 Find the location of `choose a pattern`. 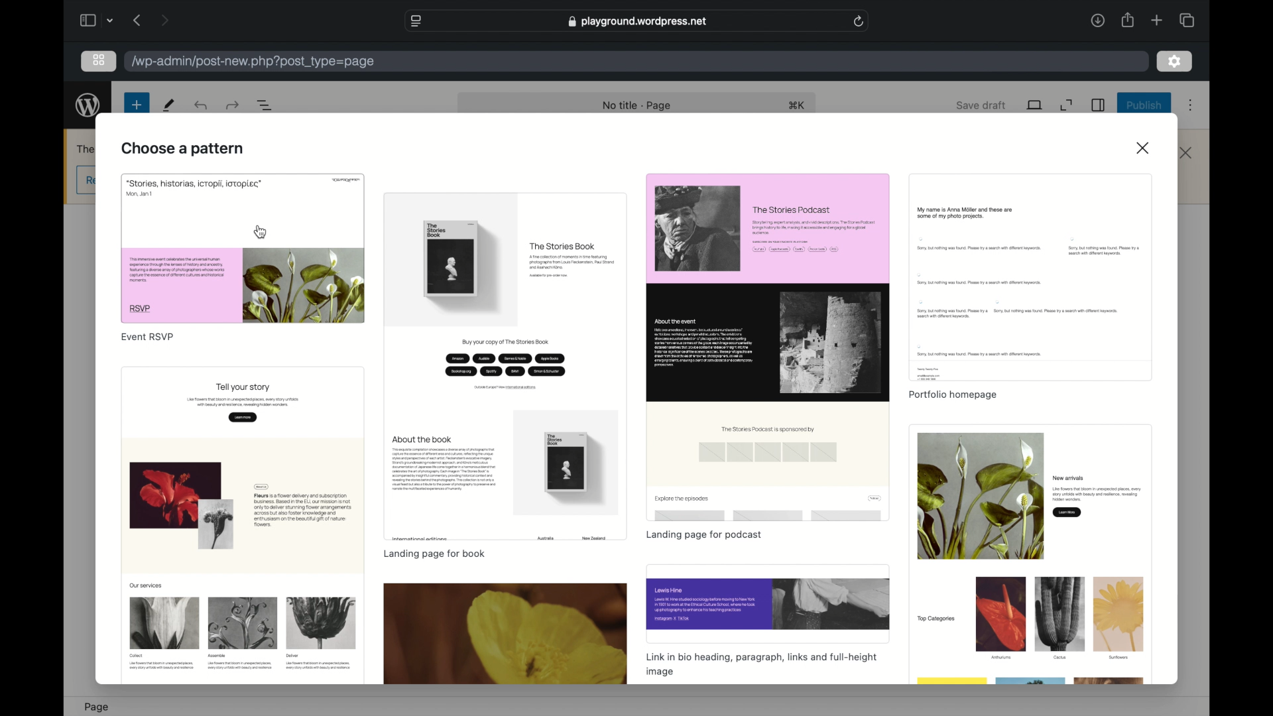

choose a pattern is located at coordinates (182, 149).